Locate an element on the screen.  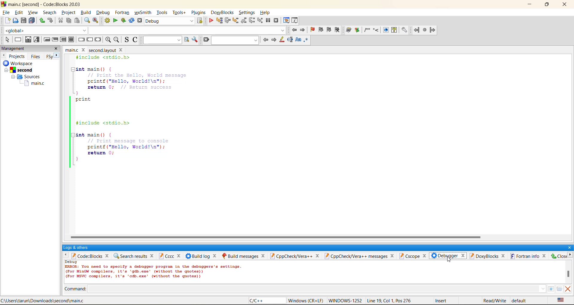
zoom out is located at coordinates (117, 40).